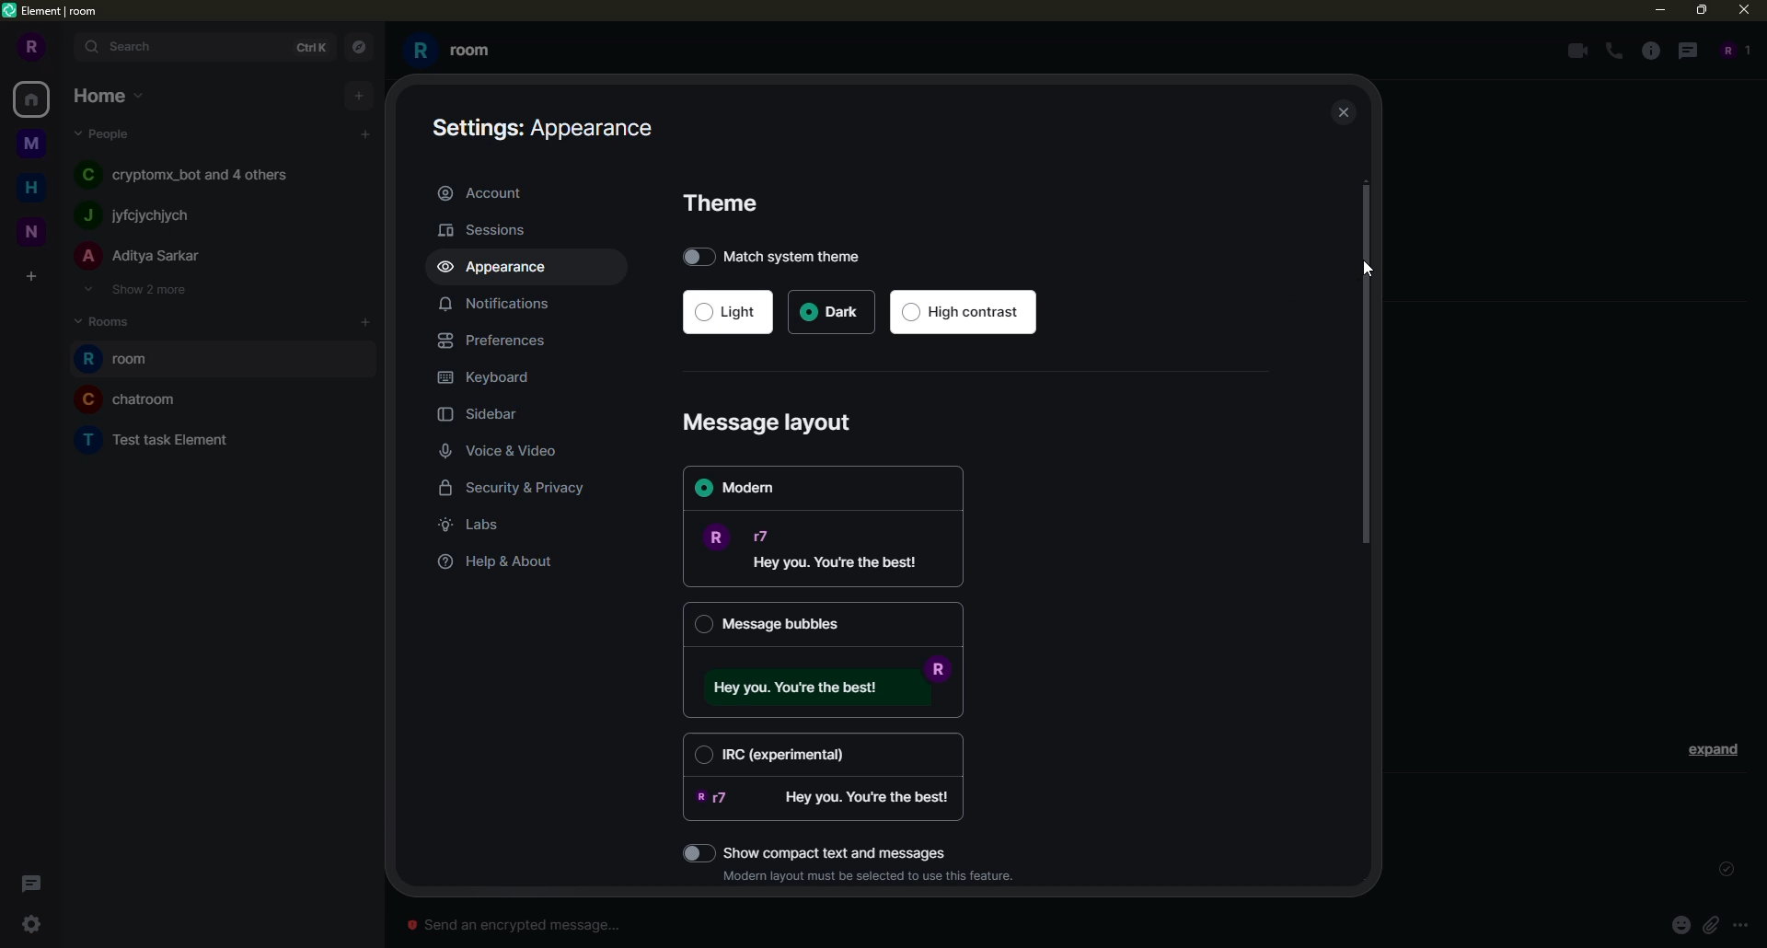 The width and height of the screenshot is (1767, 948). I want to click on video call, so click(1574, 51).